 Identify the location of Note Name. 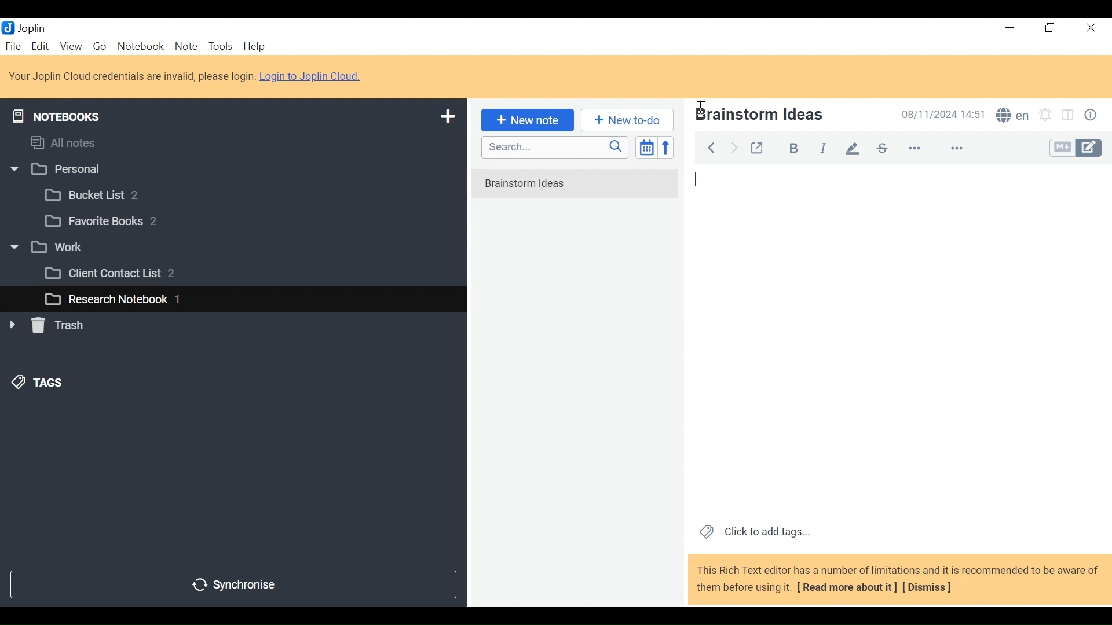
(784, 116).